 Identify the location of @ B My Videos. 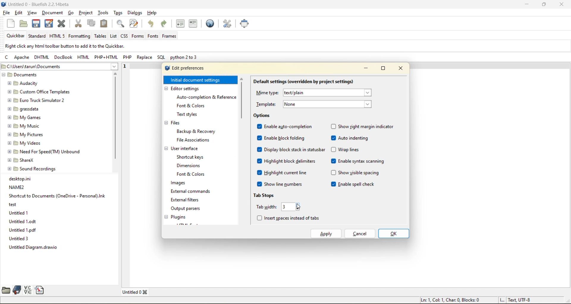
(24, 142).